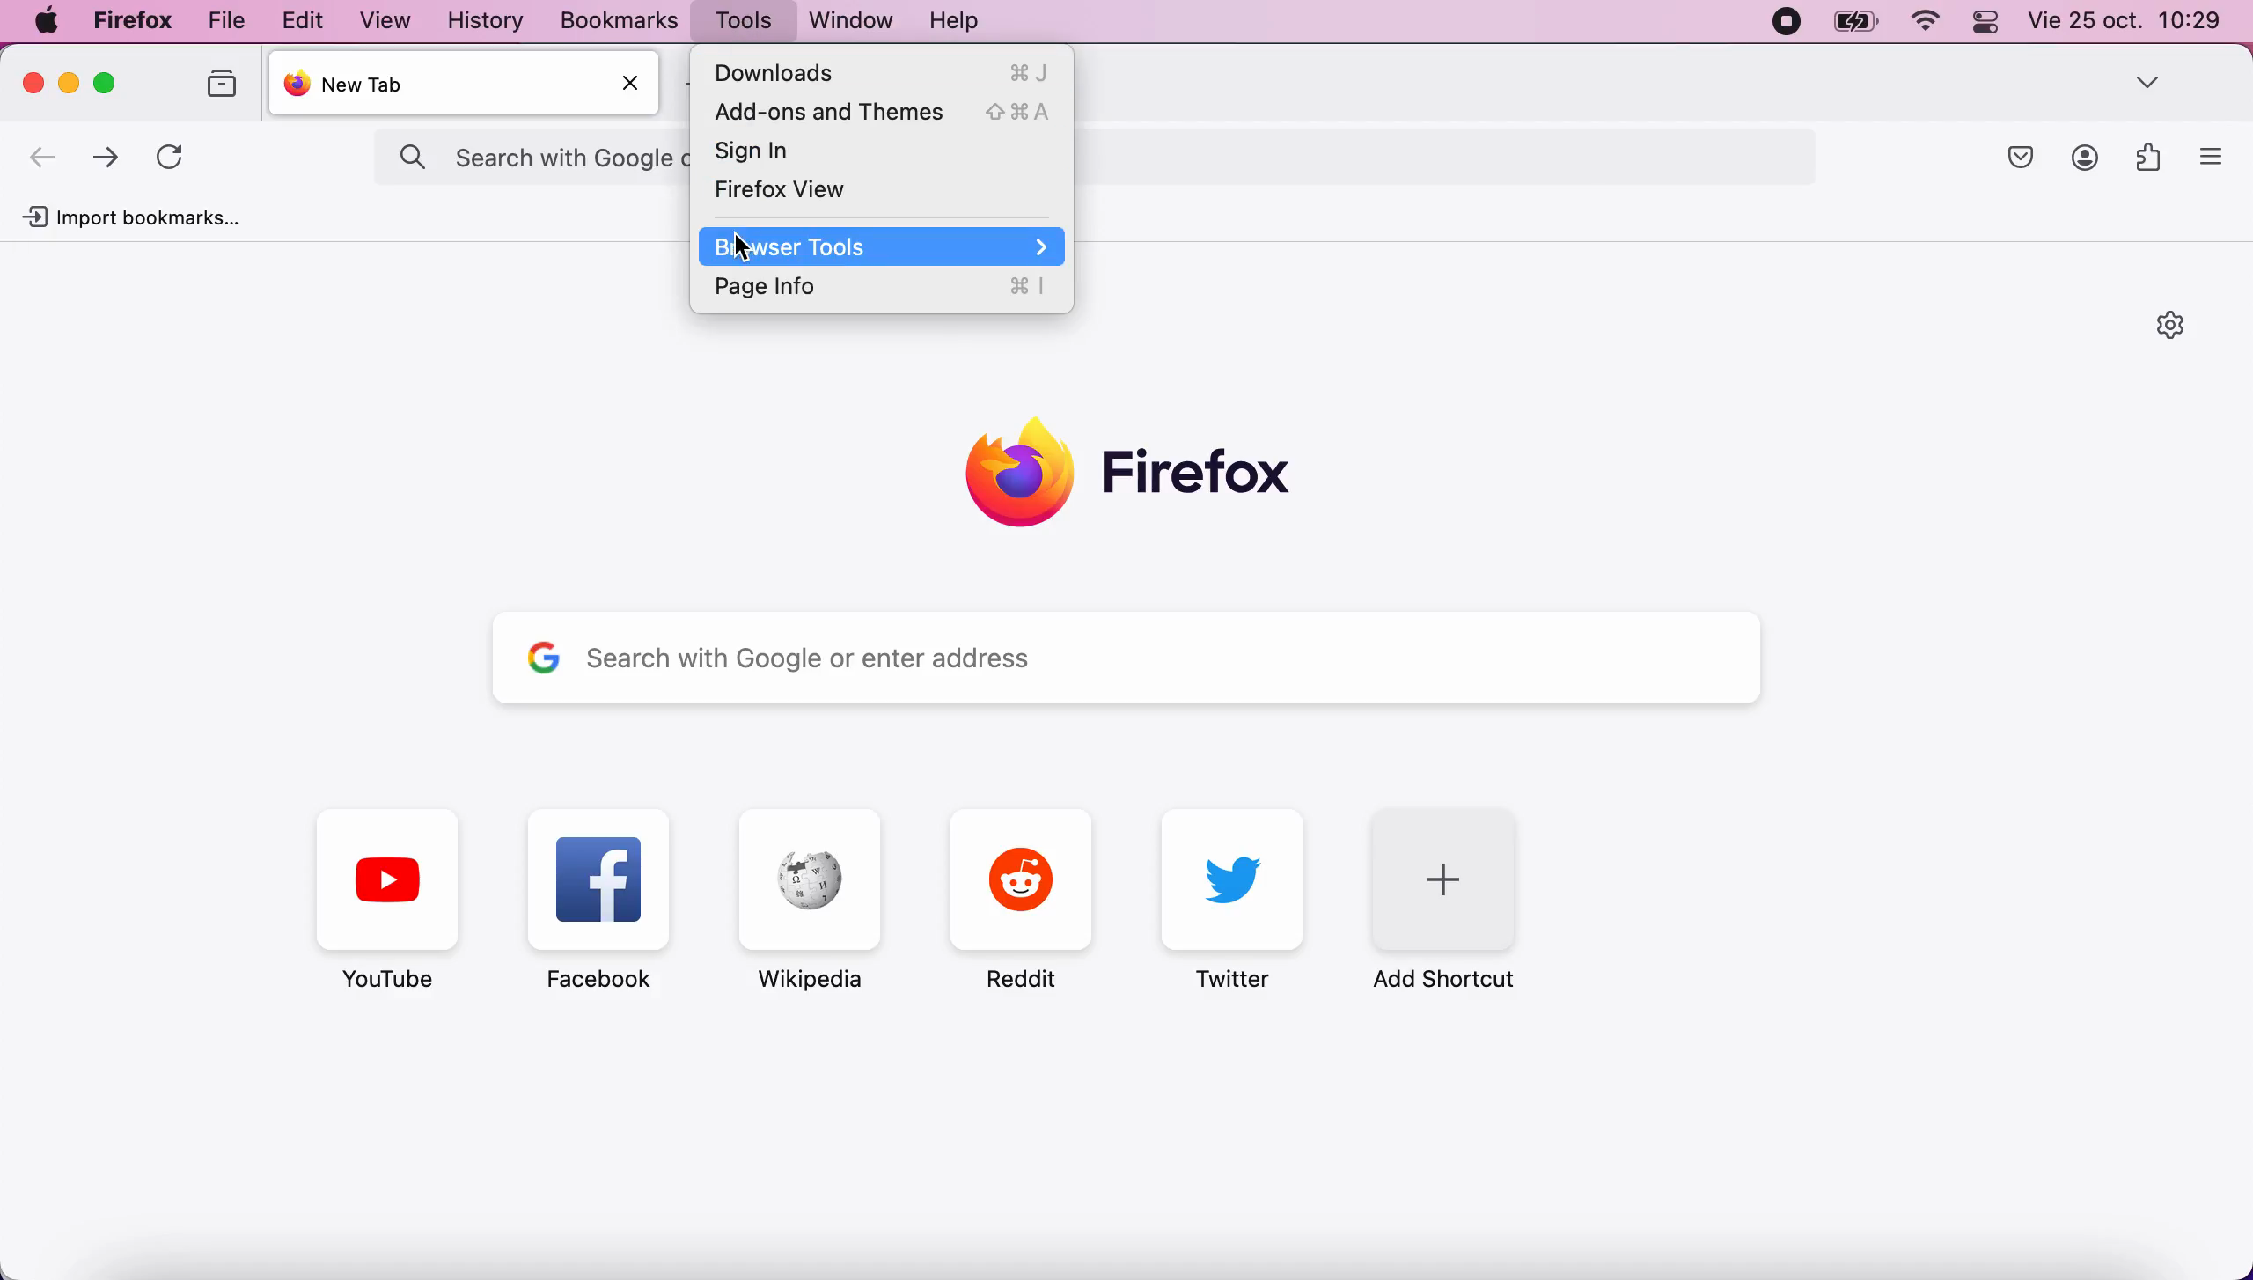 Image resolution: width=2253 pixels, height=1280 pixels. What do you see at coordinates (2021, 158) in the screenshot?
I see `Macsafe` at bounding box center [2021, 158].